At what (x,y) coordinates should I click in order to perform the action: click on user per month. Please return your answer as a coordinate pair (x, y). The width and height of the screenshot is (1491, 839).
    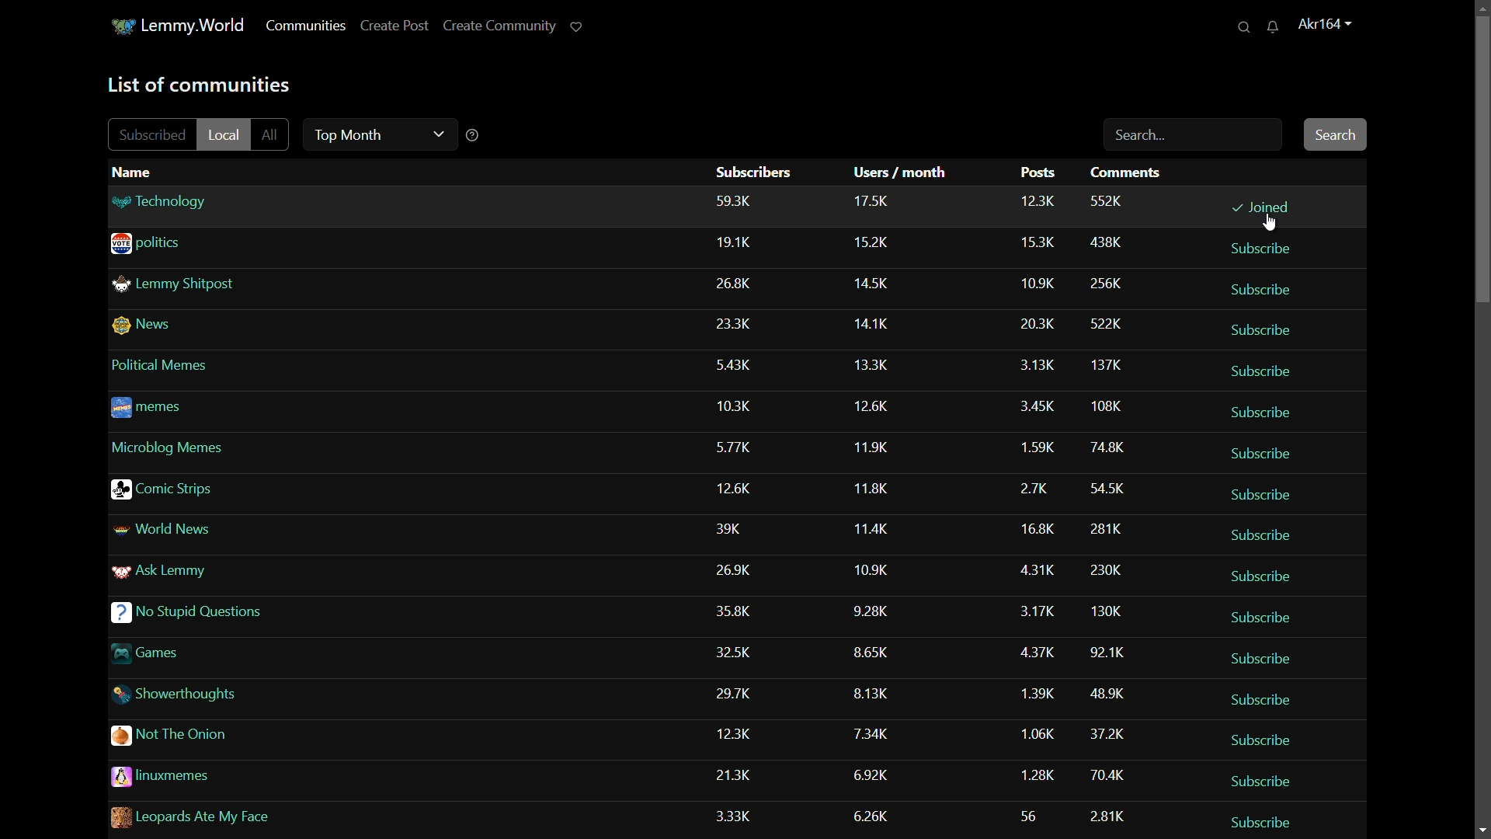
    Looking at the image, I should click on (874, 656).